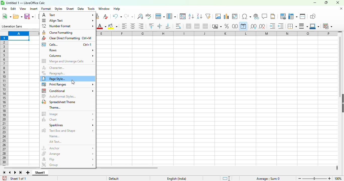 The image size is (344, 181). Describe the element at coordinates (58, 32) in the screenshot. I see `clone formatting` at that location.